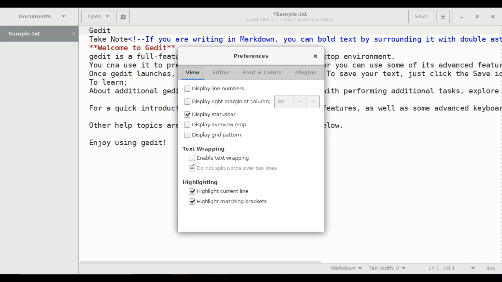  I want to click on Application menu, so click(443, 16).